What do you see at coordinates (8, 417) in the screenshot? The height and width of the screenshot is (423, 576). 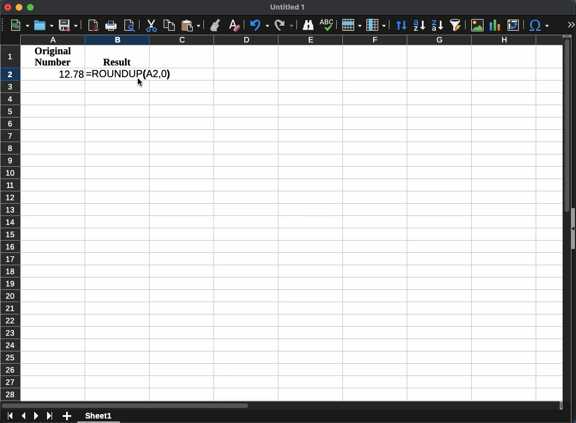 I see `first sheet` at bounding box center [8, 417].